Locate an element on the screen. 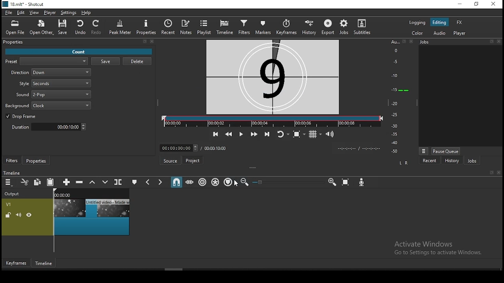 This screenshot has height=283, width=504. filters is located at coordinates (78, 44).